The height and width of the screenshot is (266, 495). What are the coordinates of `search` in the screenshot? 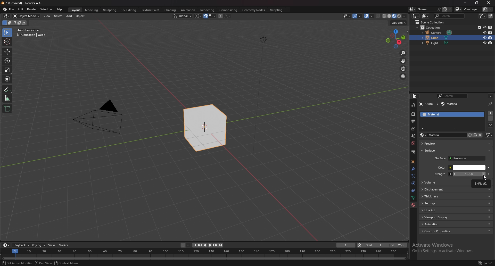 It's located at (450, 16).